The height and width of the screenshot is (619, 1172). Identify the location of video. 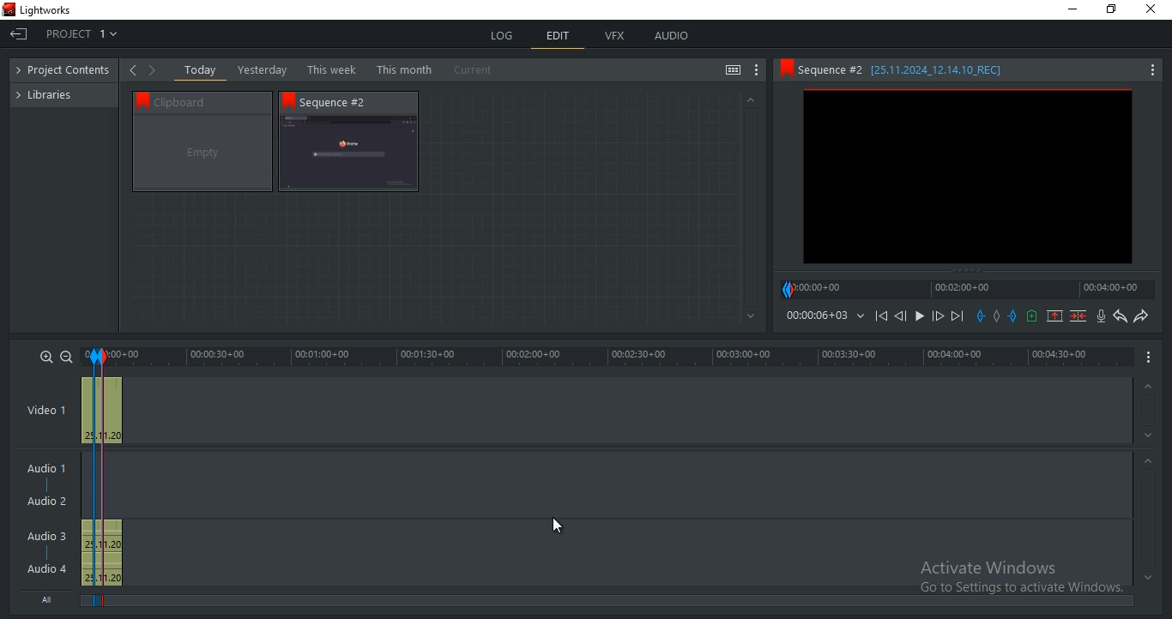
(102, 408).